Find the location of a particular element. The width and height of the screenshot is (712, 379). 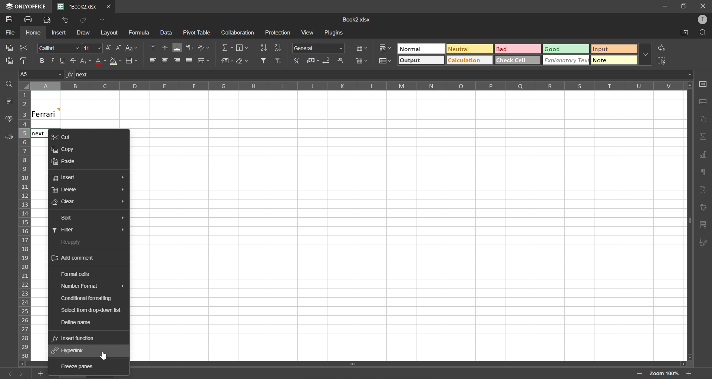

protection is located at coordinates (279, 33).